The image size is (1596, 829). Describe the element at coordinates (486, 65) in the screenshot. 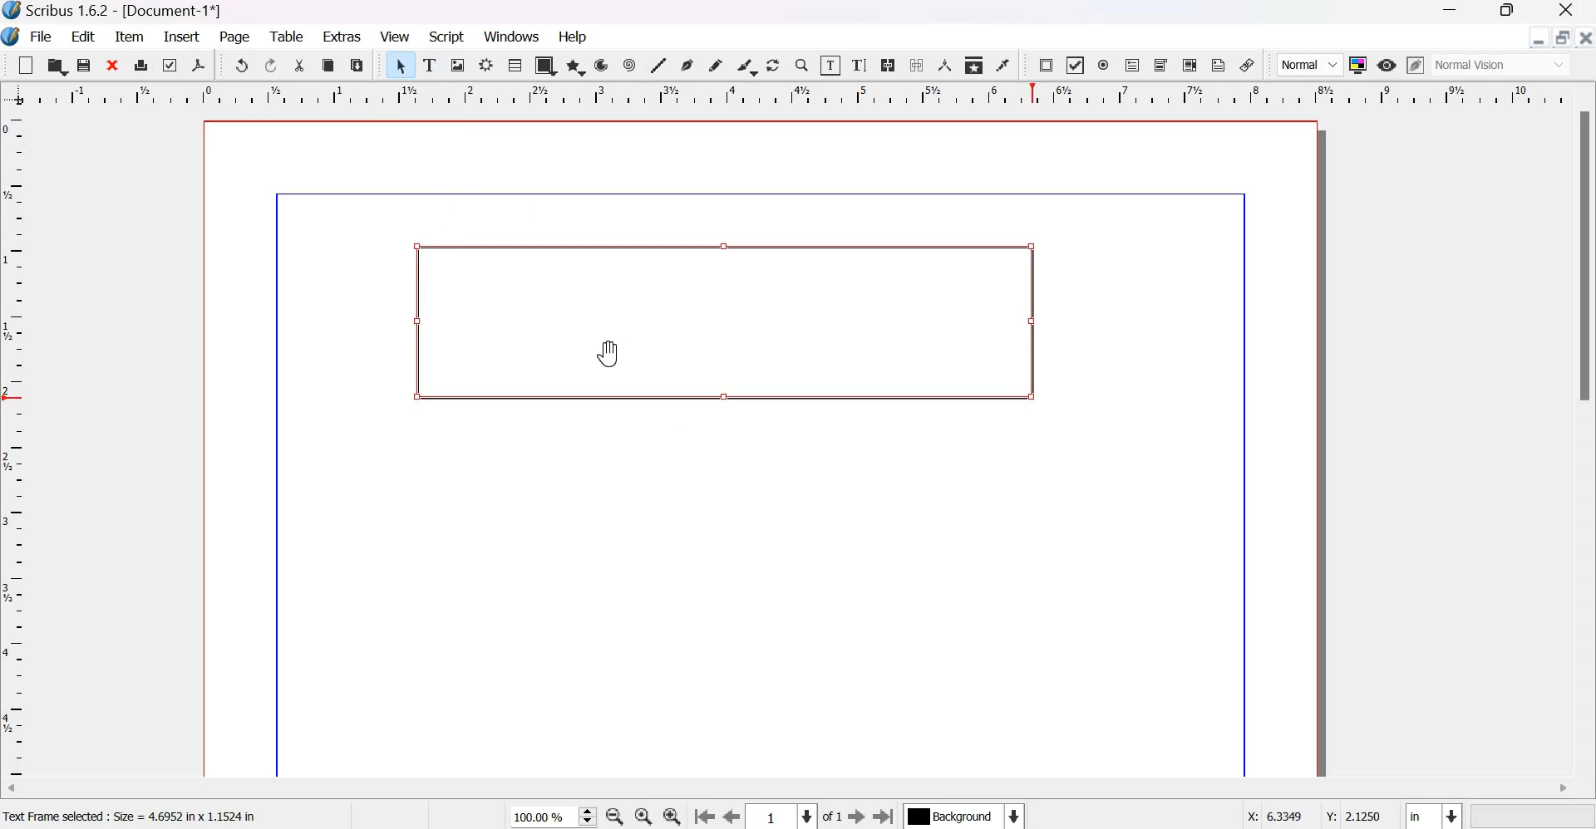

I see `render frame` at that location.